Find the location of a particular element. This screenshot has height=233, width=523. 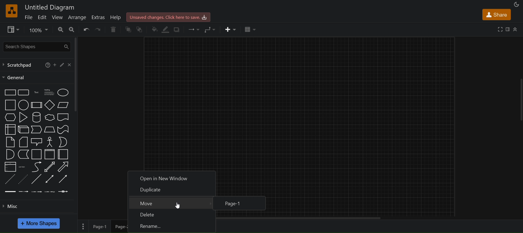

edit is located at coordinates (62, 65).